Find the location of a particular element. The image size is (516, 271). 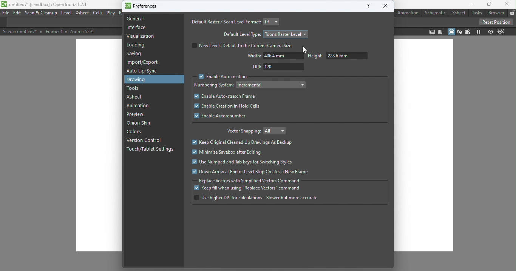

Tools is located at coordinates (135, 89).